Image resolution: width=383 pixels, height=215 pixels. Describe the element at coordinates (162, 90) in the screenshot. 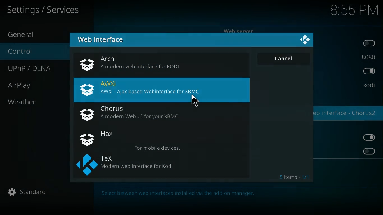

I see `awxi` at that location.